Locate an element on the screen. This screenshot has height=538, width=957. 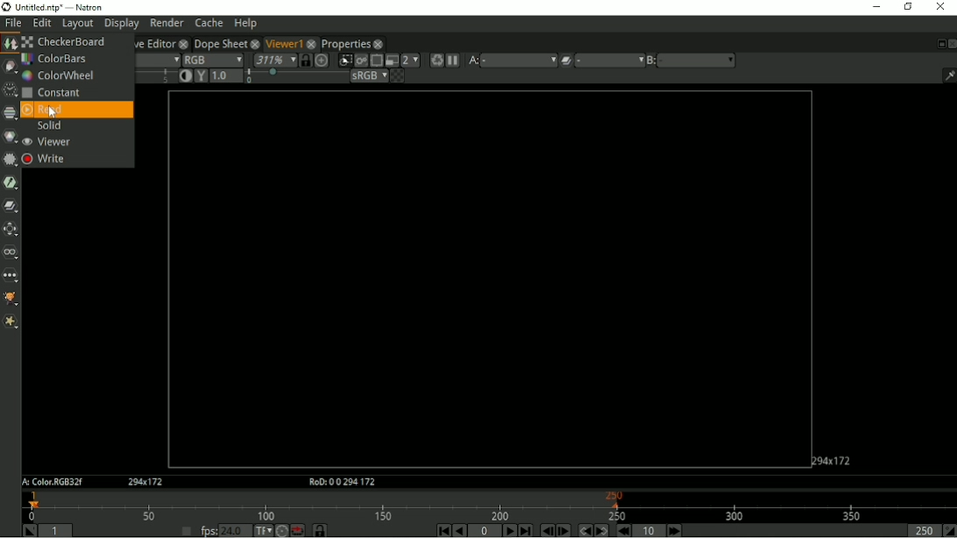
Proxy mode is located at coordinates (391, 60).